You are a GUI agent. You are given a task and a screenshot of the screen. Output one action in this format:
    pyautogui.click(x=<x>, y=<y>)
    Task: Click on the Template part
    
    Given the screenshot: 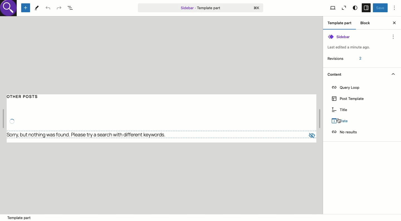 What is the action you would take?
    pyautogui.click(x=341, y=24)
    